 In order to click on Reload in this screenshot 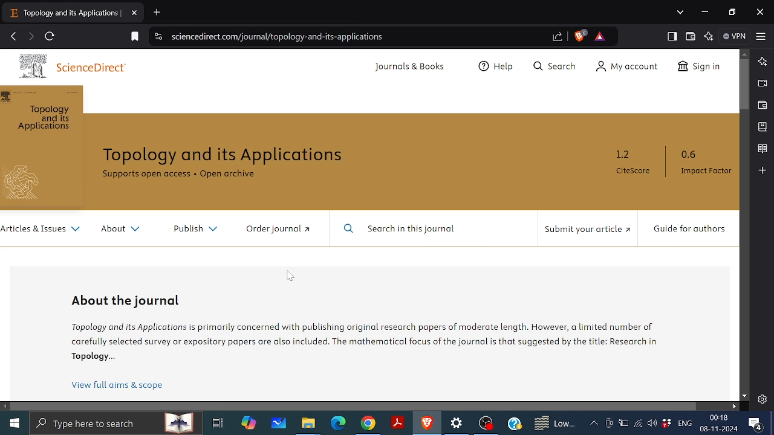, I will do `click(51, 36)`.